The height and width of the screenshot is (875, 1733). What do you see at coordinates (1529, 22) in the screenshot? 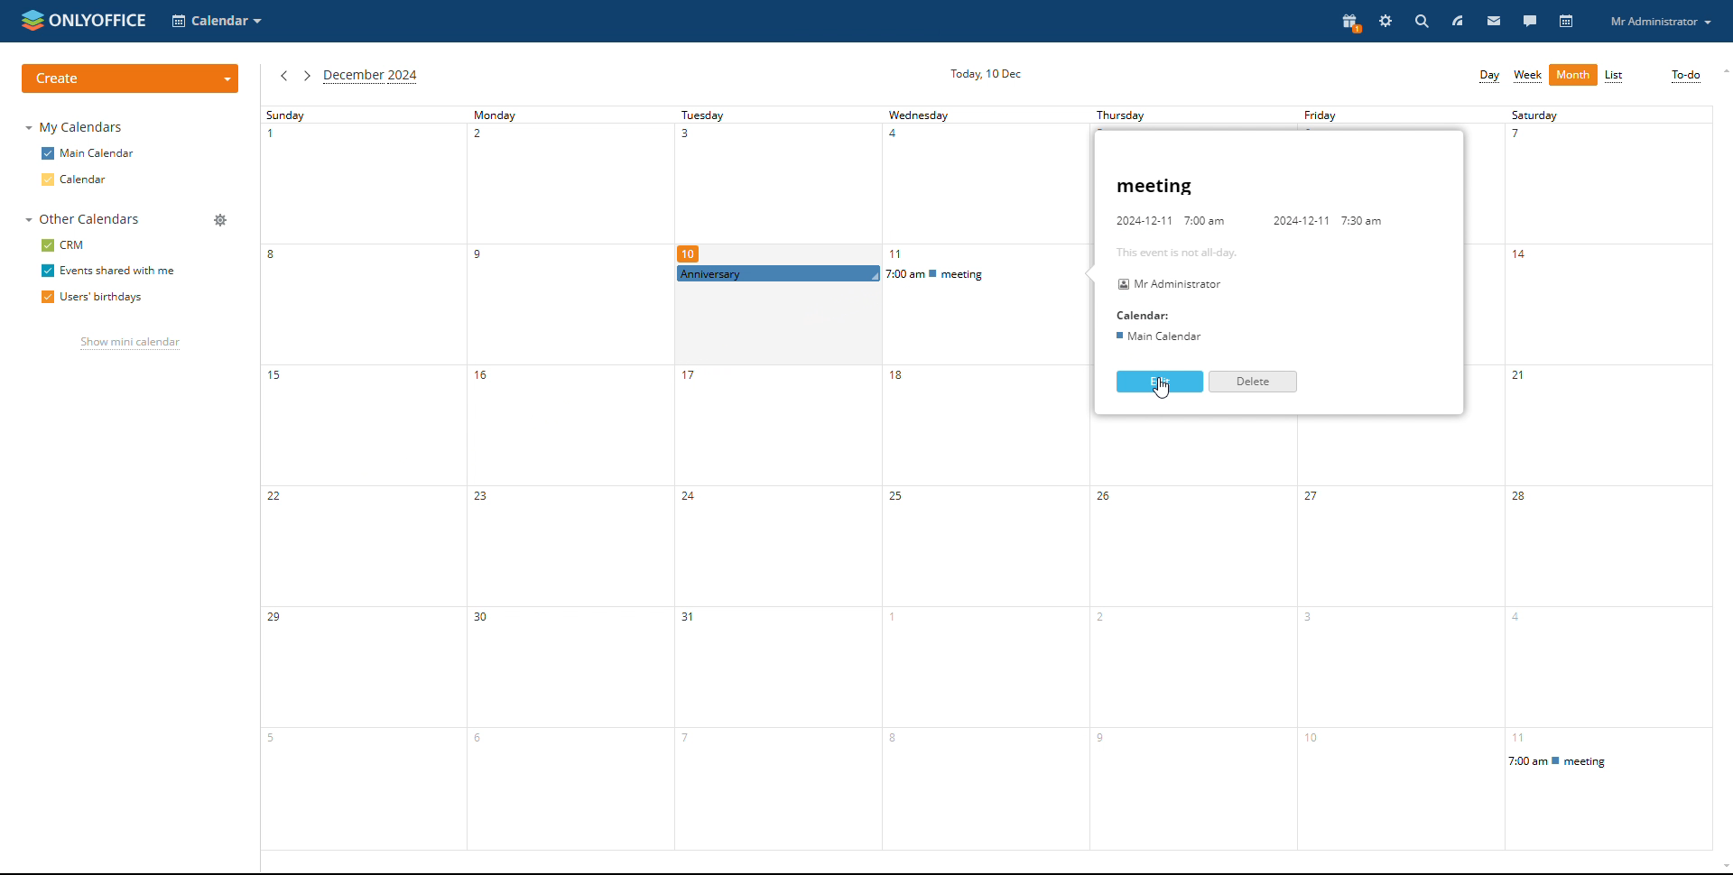
I see `talk` at bounding box center [1529, 22].